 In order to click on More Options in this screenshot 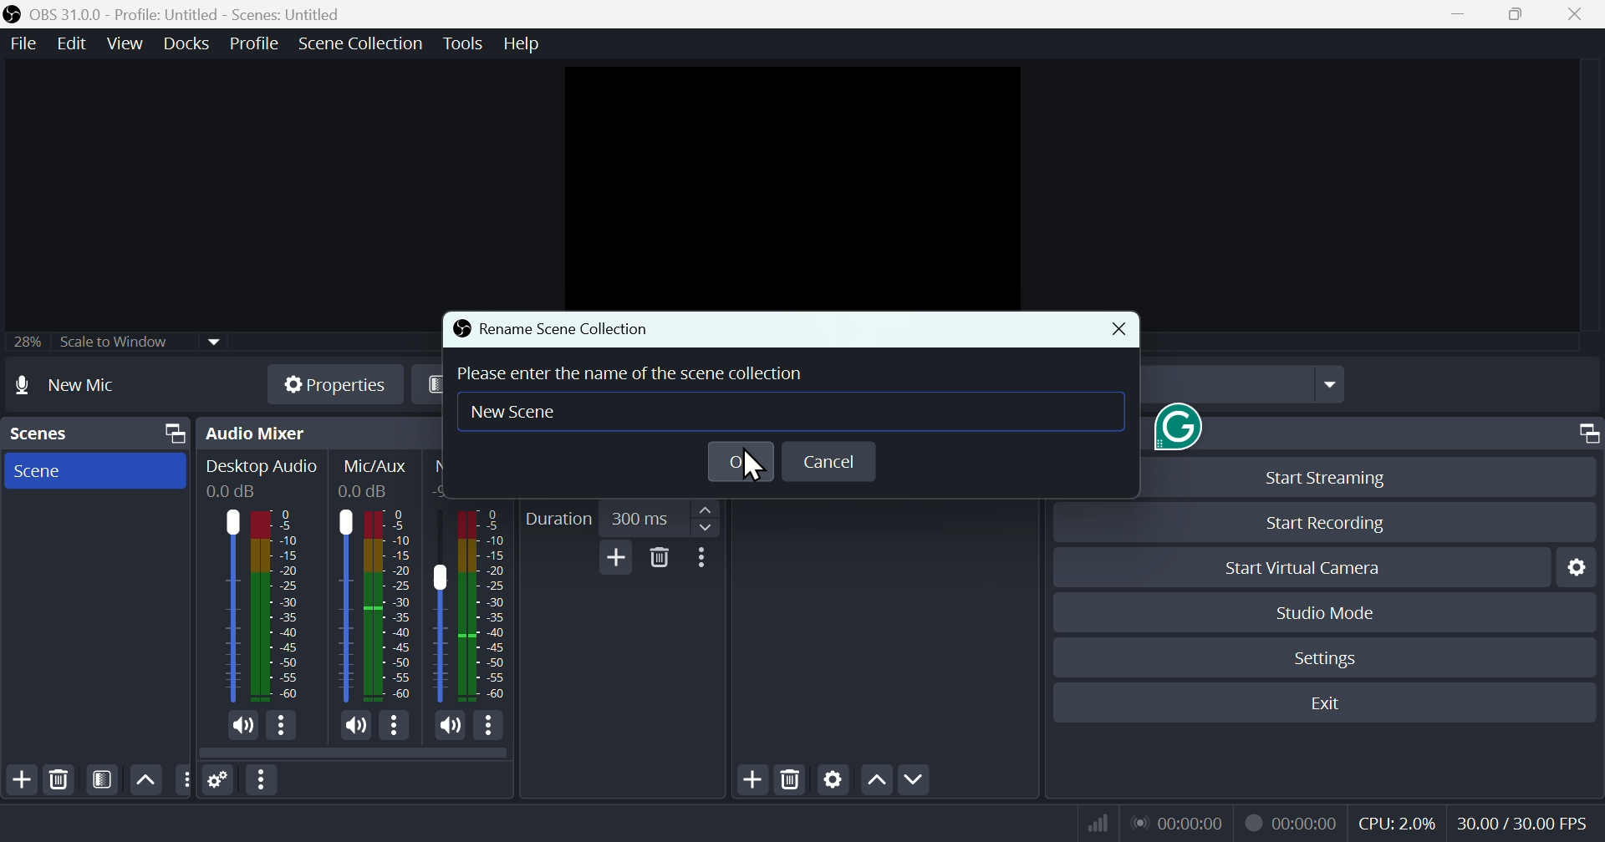, I will do `click(492, 727)`.